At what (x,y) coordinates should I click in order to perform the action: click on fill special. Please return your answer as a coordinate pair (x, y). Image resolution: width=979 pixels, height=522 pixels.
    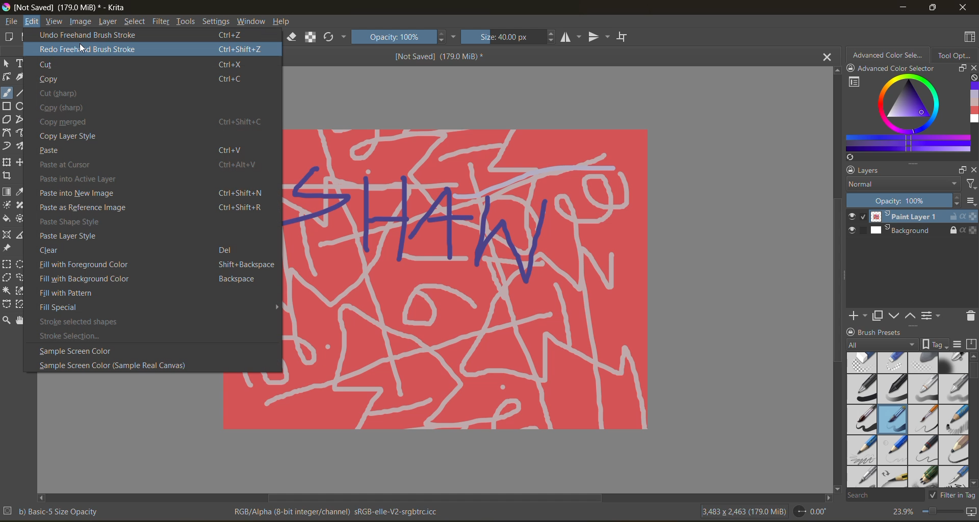
    Looking at the image, I should click on (64, 307).